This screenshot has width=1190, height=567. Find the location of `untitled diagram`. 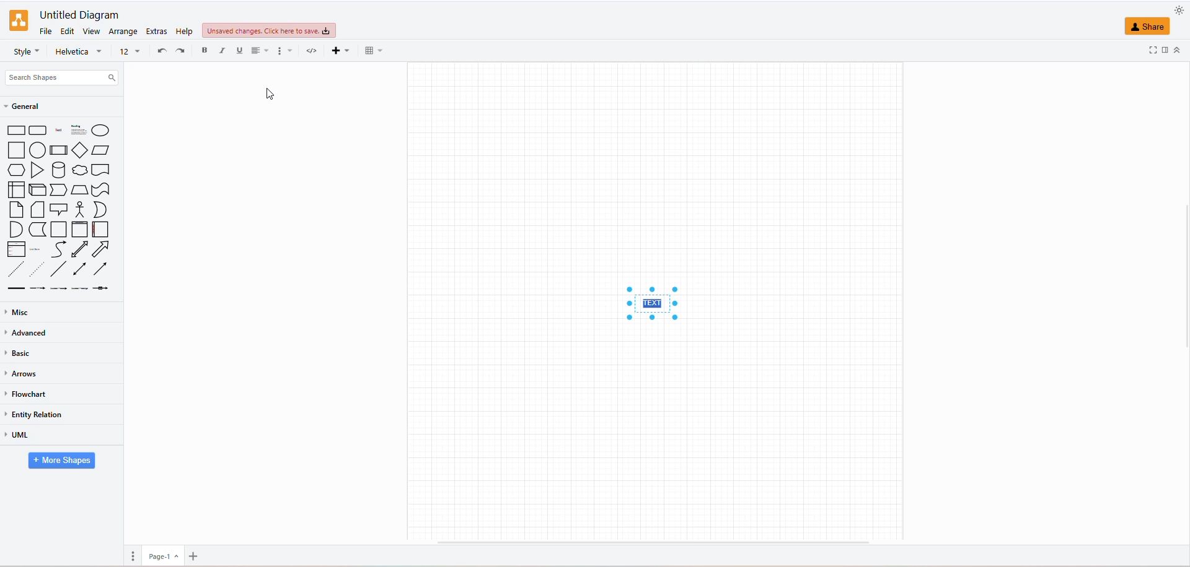

untitled diagram is located at coordinates (76, 15).